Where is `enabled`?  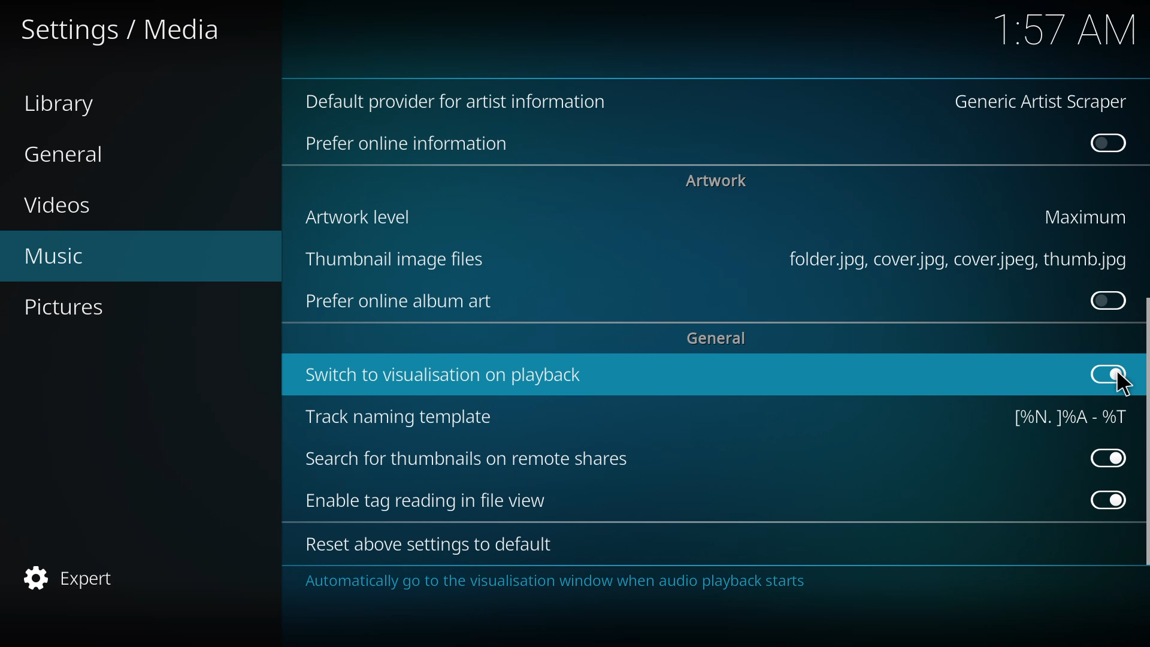 enabled is located at coordinates (1107, 457).